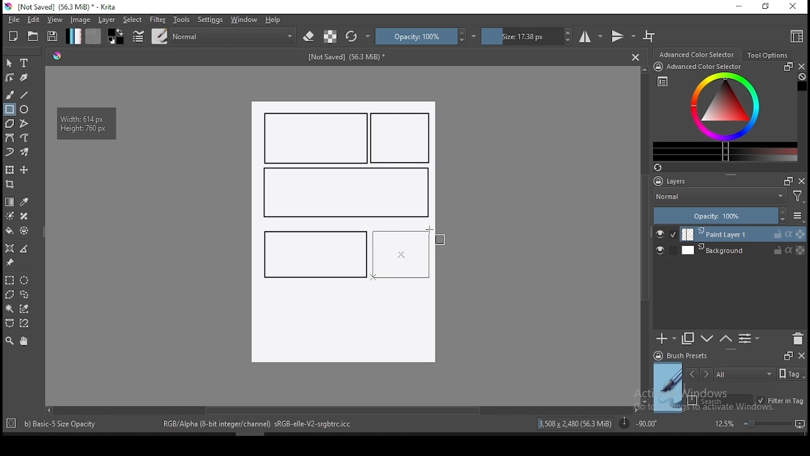 This screenshot has height=456, width=810. Describe the element at coordinates (53, 37) in the screenshot. I see `save` at that location.